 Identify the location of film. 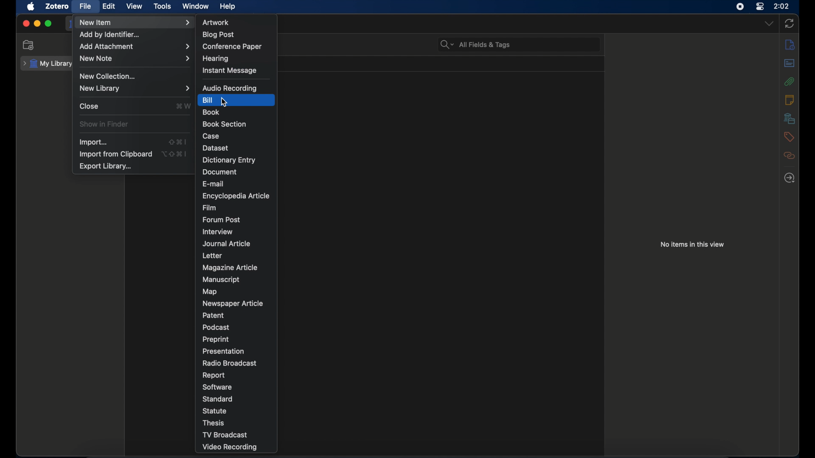
(211, 208).